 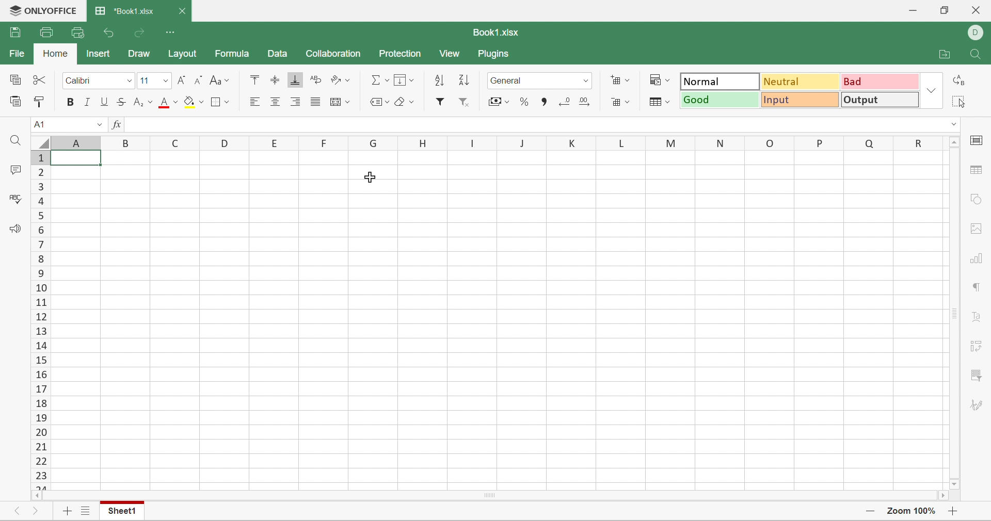 What do you see at coordinates (822, 142) in the screenshot?
I see `P` at bounding box center [822, 142].